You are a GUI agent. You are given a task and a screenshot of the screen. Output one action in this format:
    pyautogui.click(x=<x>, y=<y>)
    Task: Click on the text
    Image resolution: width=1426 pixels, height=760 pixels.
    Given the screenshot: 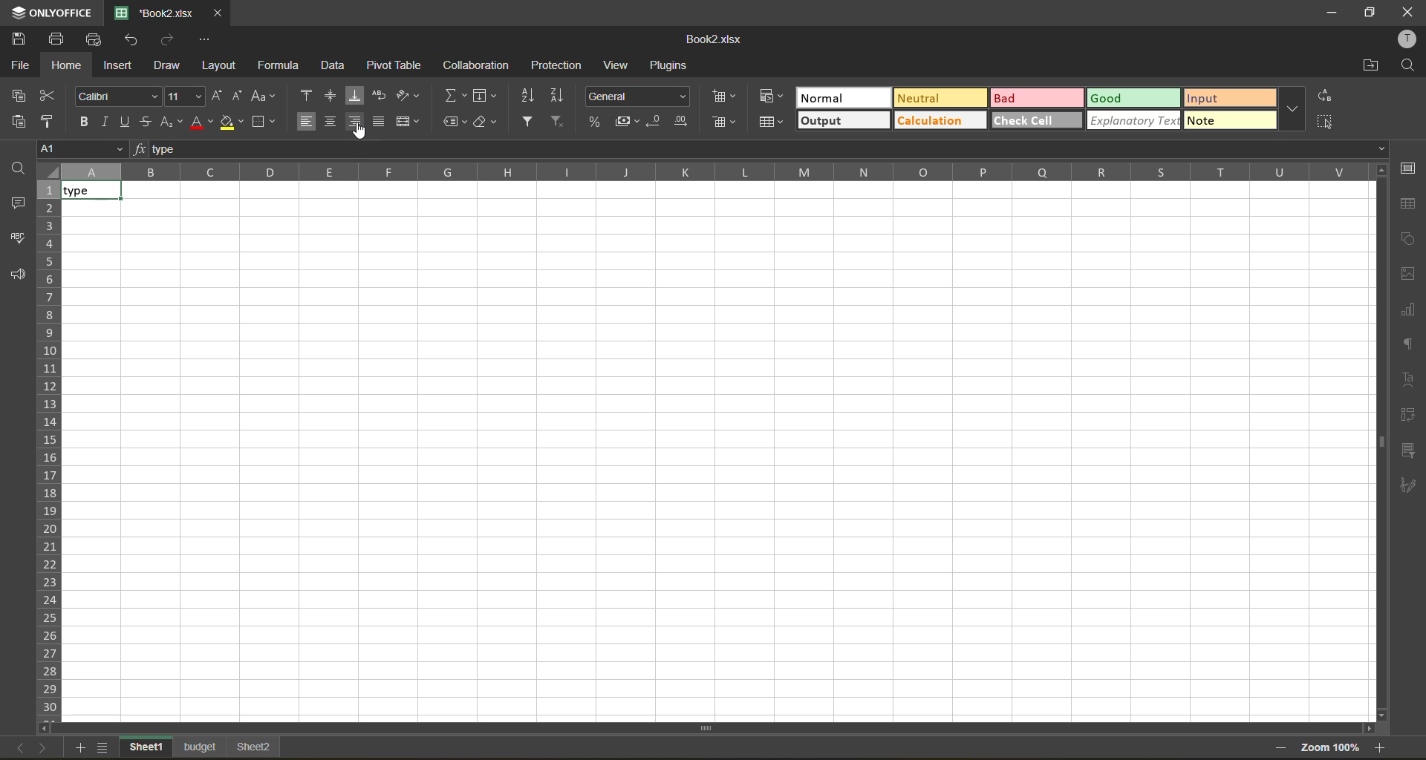 What is the action you would take?
    pyautogui.click(x=1410, y=379)
    